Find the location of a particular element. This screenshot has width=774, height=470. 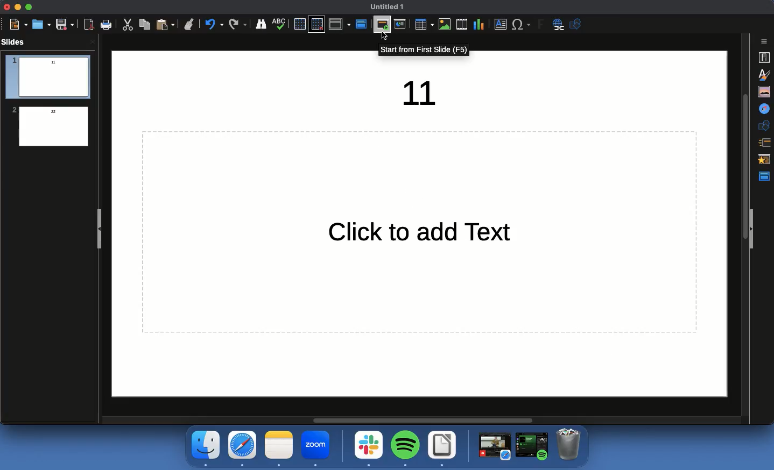

Minimize is located at coordinates (18, 8).